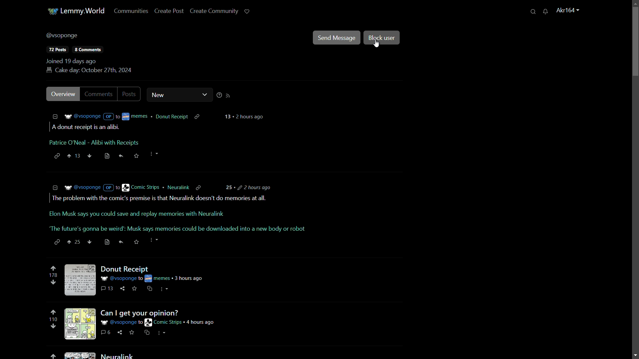 This screenshot has height=359, width=639. I want to click on overview, so click(63, 94).